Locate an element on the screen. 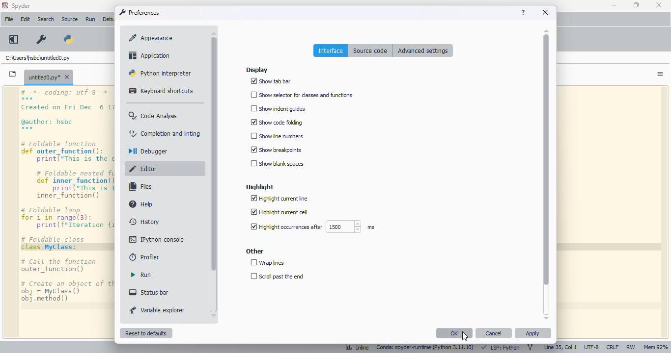 Image resolution: width=671 pixels, height=353 pixels. code executing iteration till 3  is located at coordinates (68, 212).